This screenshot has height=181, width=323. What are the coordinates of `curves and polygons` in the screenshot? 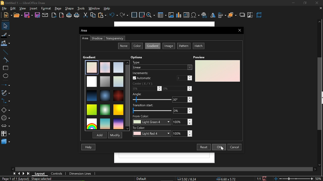 It's located at (6, 93).